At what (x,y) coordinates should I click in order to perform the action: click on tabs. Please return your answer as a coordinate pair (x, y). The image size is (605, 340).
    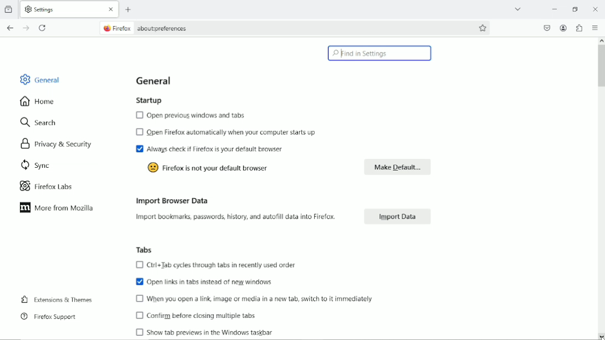
    Looking at the image, I should click on (145, 250).